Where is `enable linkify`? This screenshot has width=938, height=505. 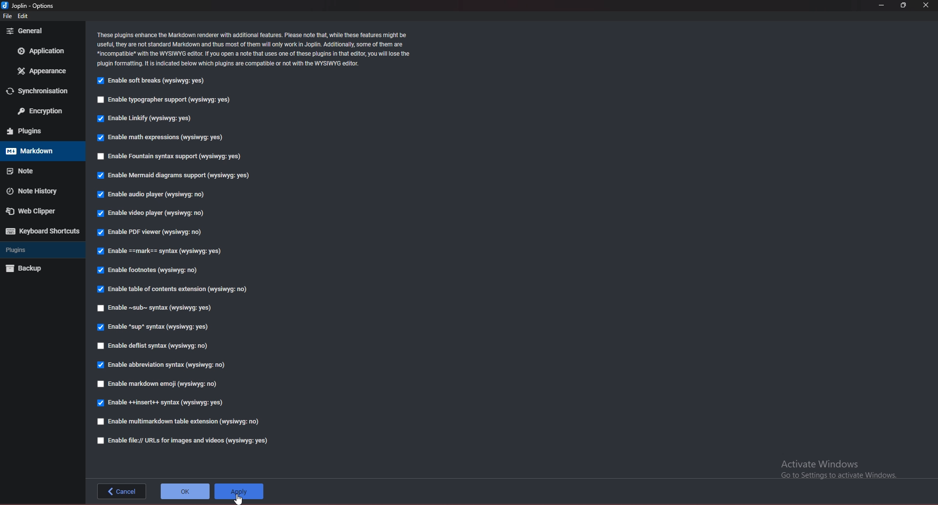
enable linkify is located at coordinates (149, 118).